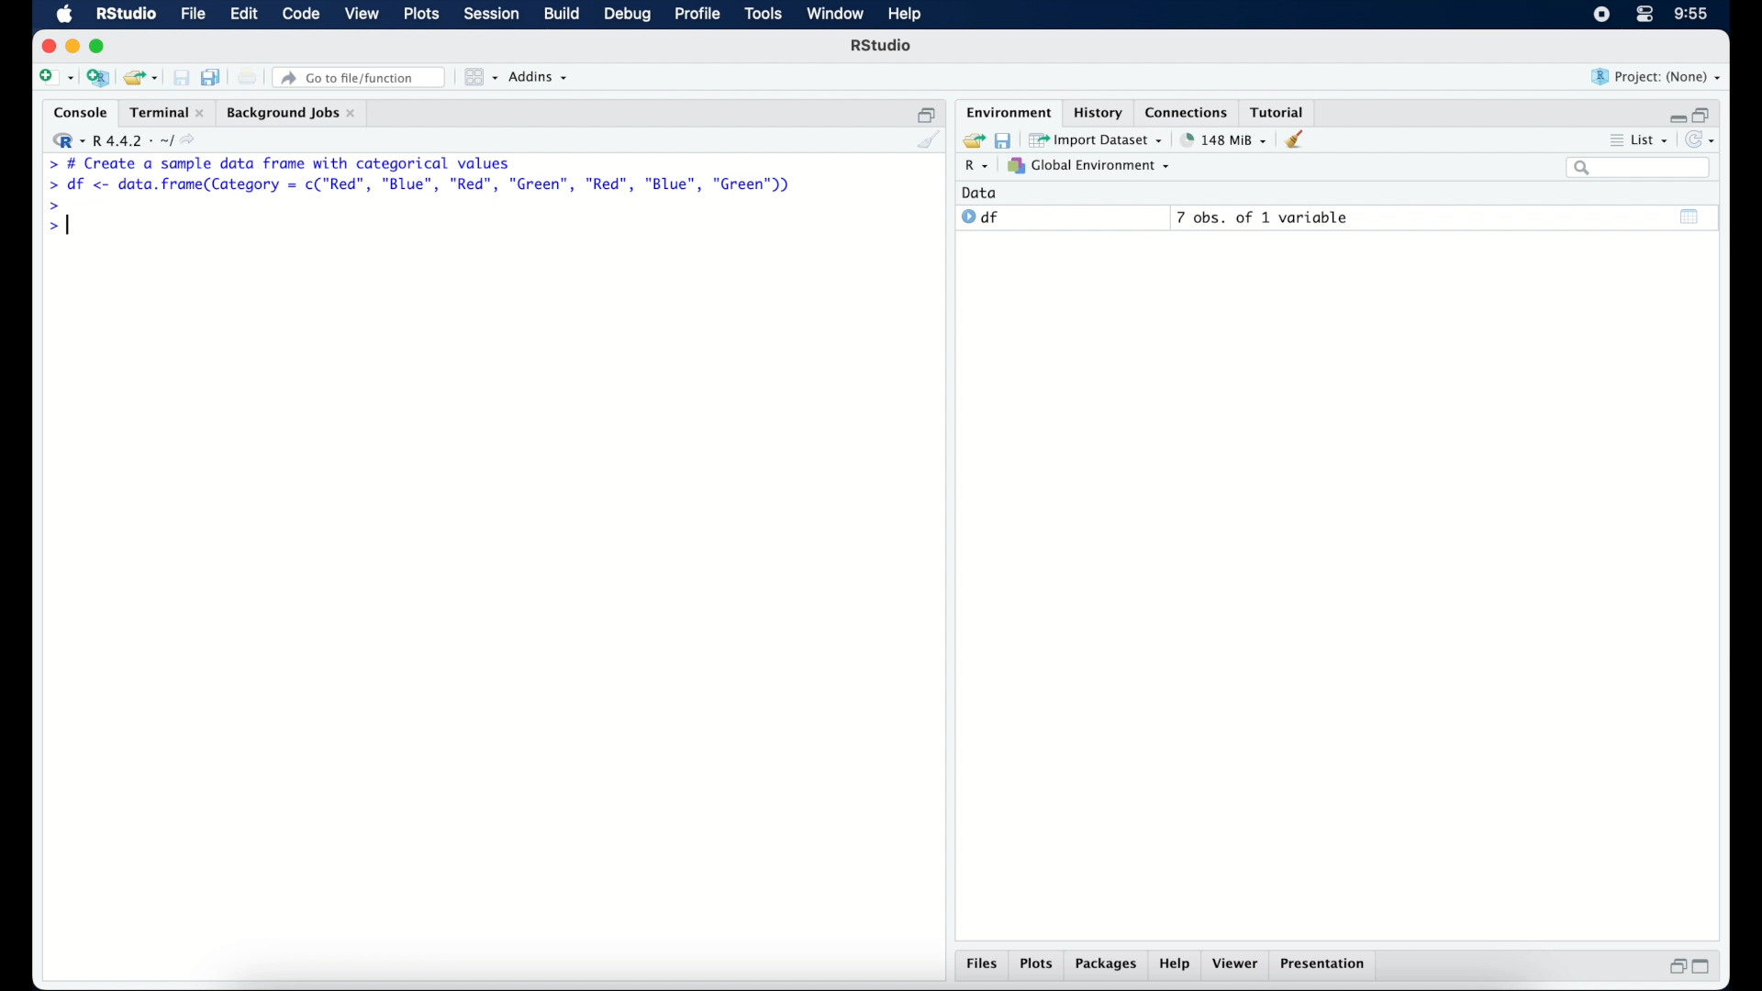 This screenshot has height=991, width=1762. I want to click on history, so click(1100, 112).